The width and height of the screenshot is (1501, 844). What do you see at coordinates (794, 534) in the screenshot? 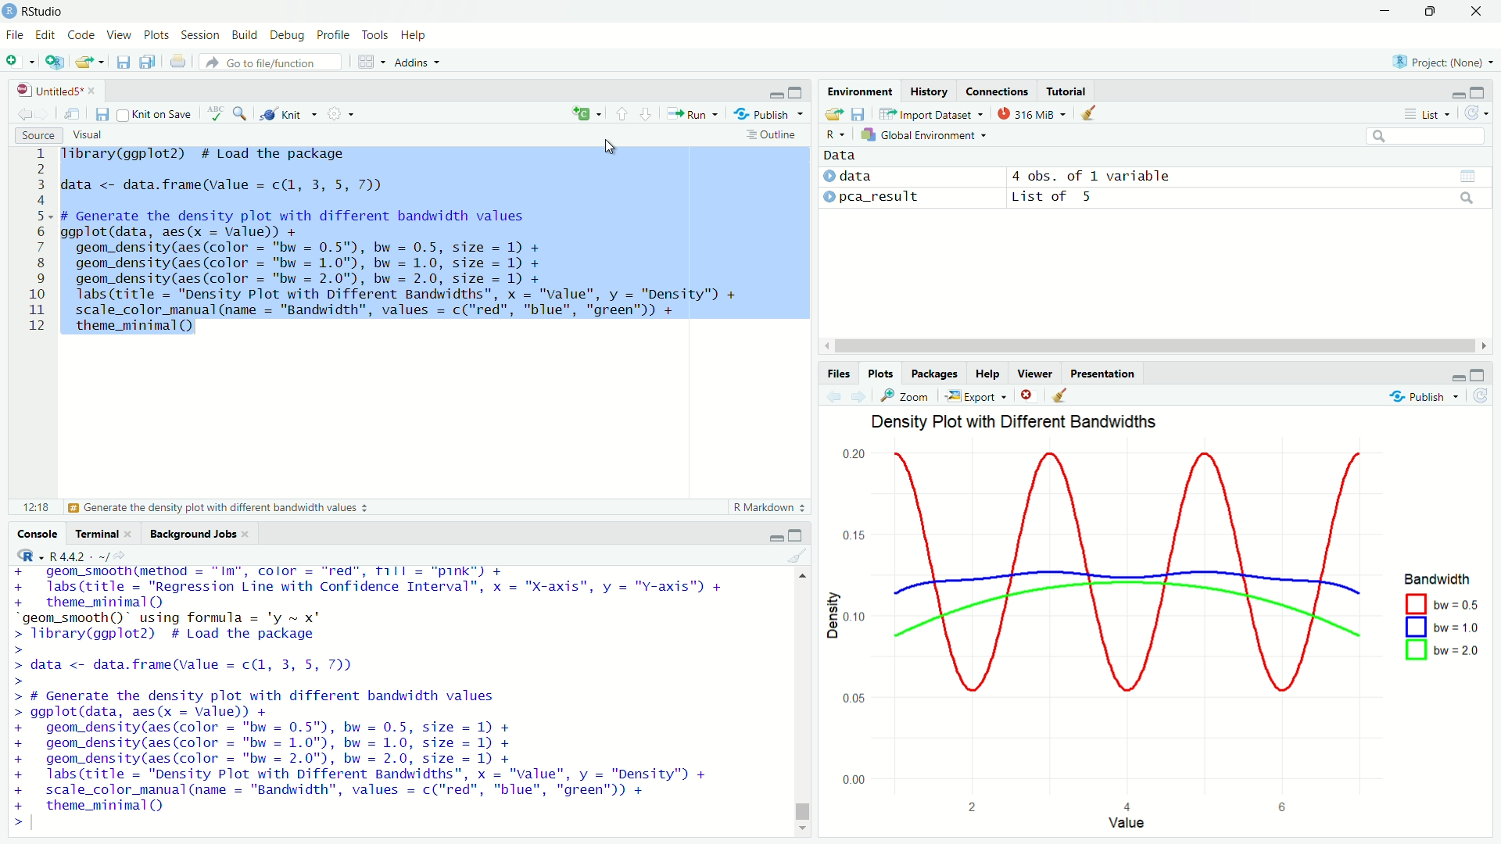
I see `maximize` at bounding box center [794, 534].